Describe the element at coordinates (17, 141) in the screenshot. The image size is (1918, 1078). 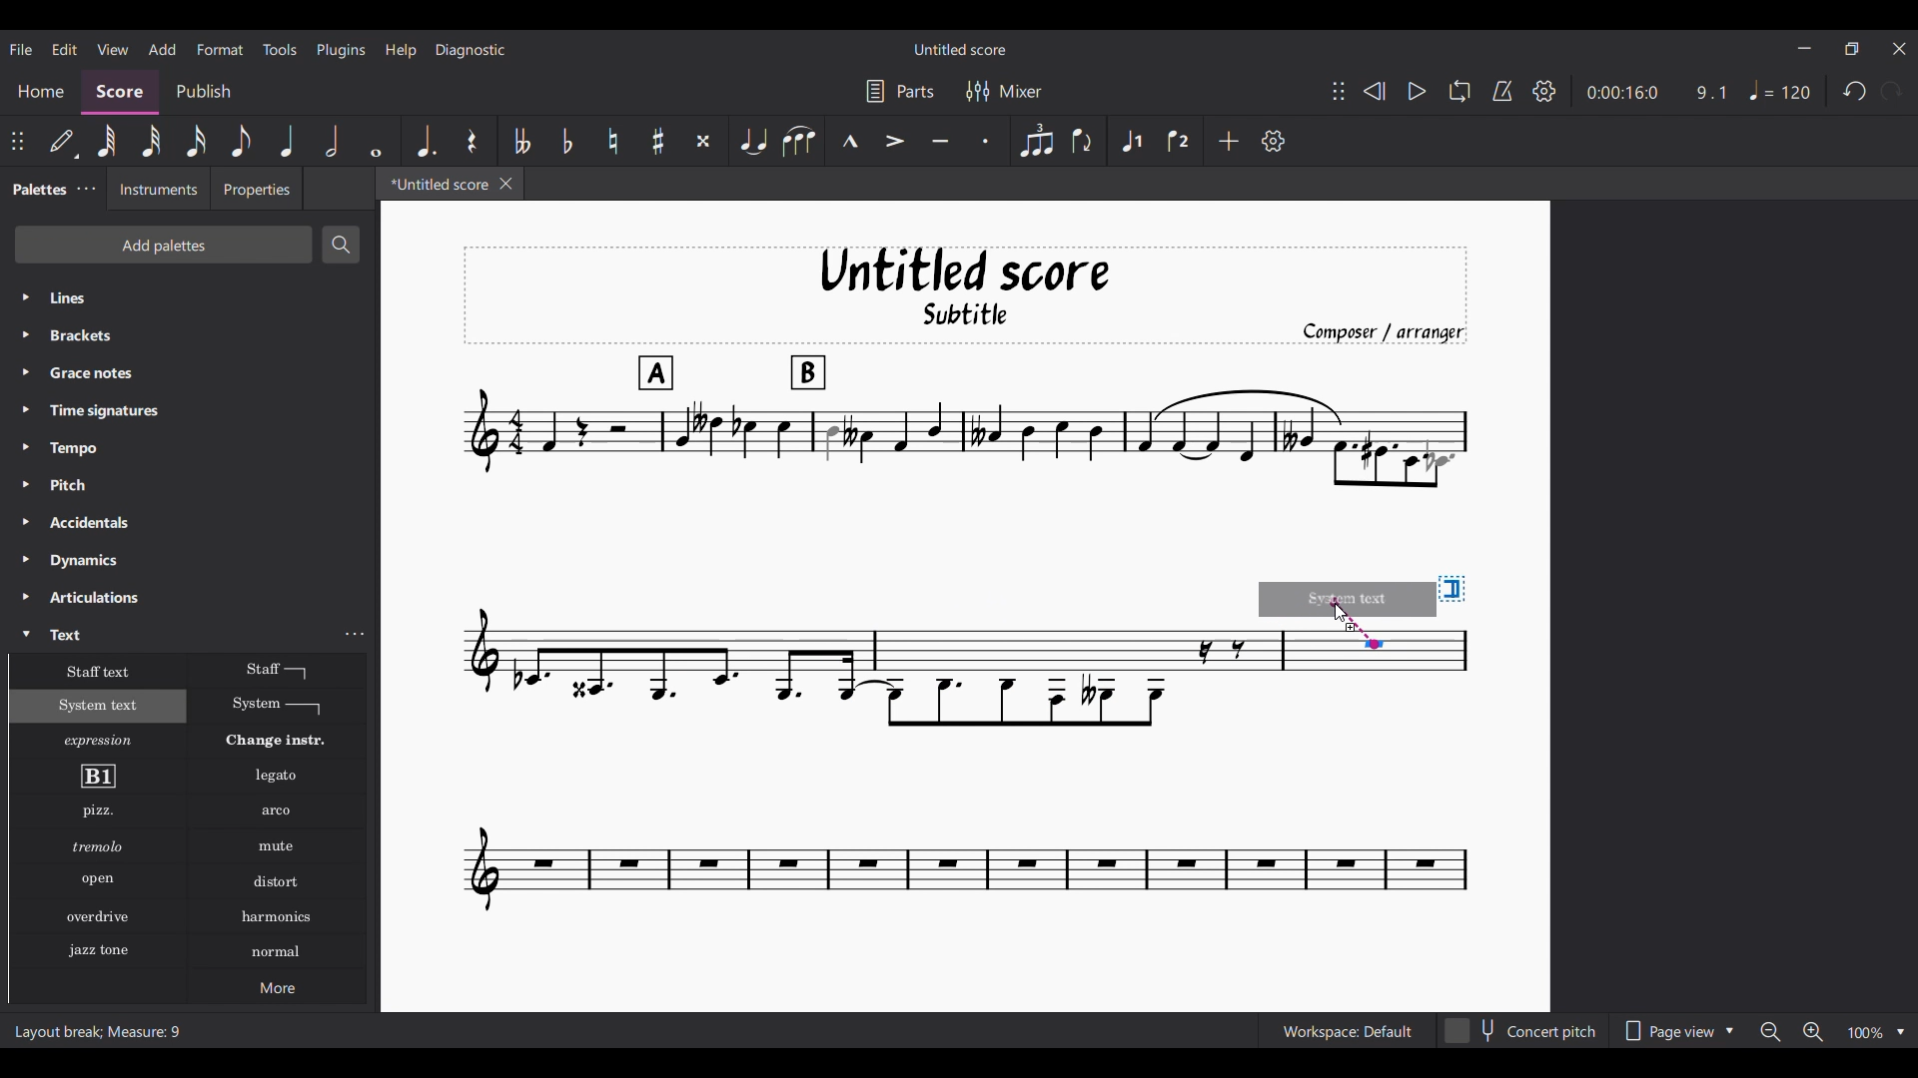
I see `Change position` at that location.